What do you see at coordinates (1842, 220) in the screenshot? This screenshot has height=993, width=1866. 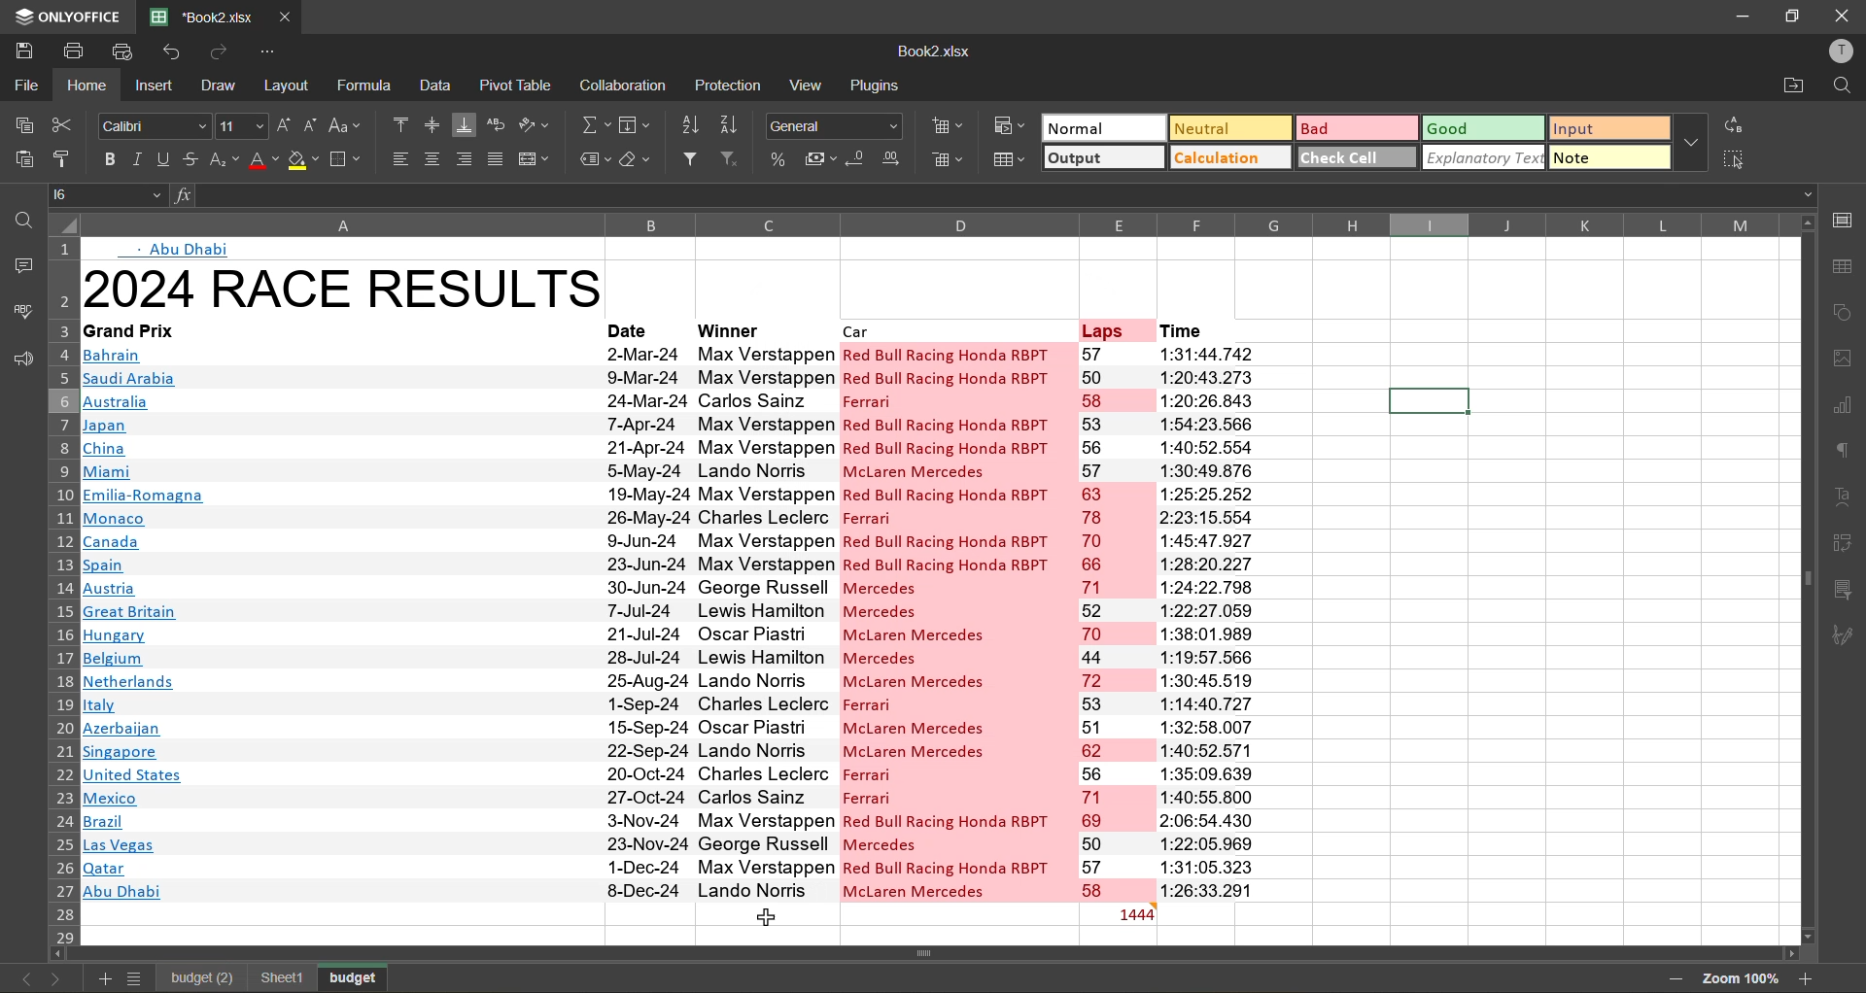 I see `call settings` at bounding box center [1842, 220].